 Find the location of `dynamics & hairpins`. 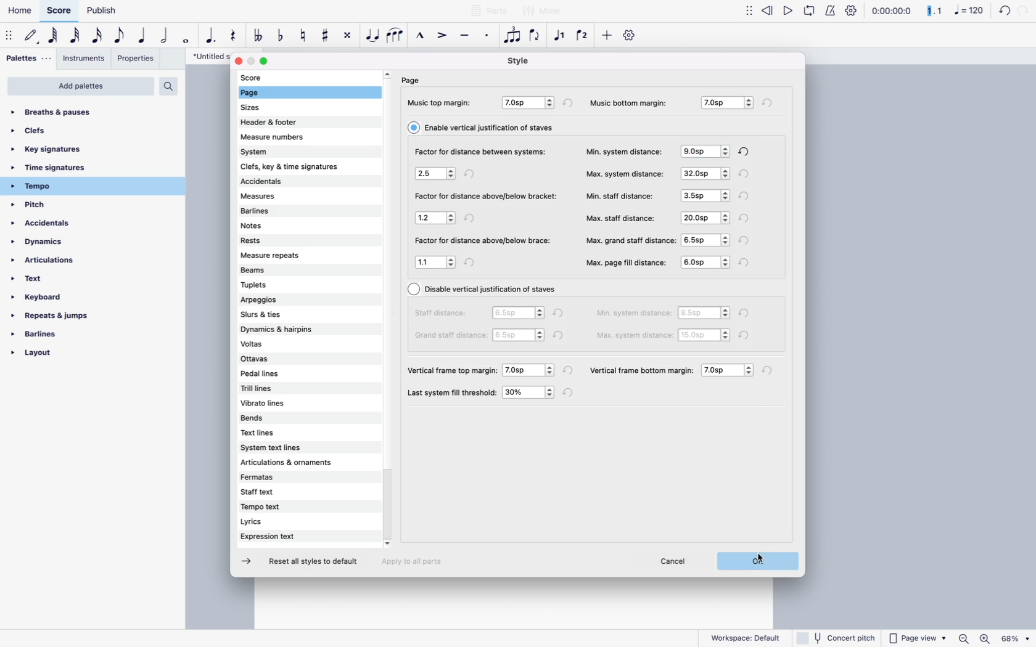

dynamics & hairpins is located at coordinates (292, 329).